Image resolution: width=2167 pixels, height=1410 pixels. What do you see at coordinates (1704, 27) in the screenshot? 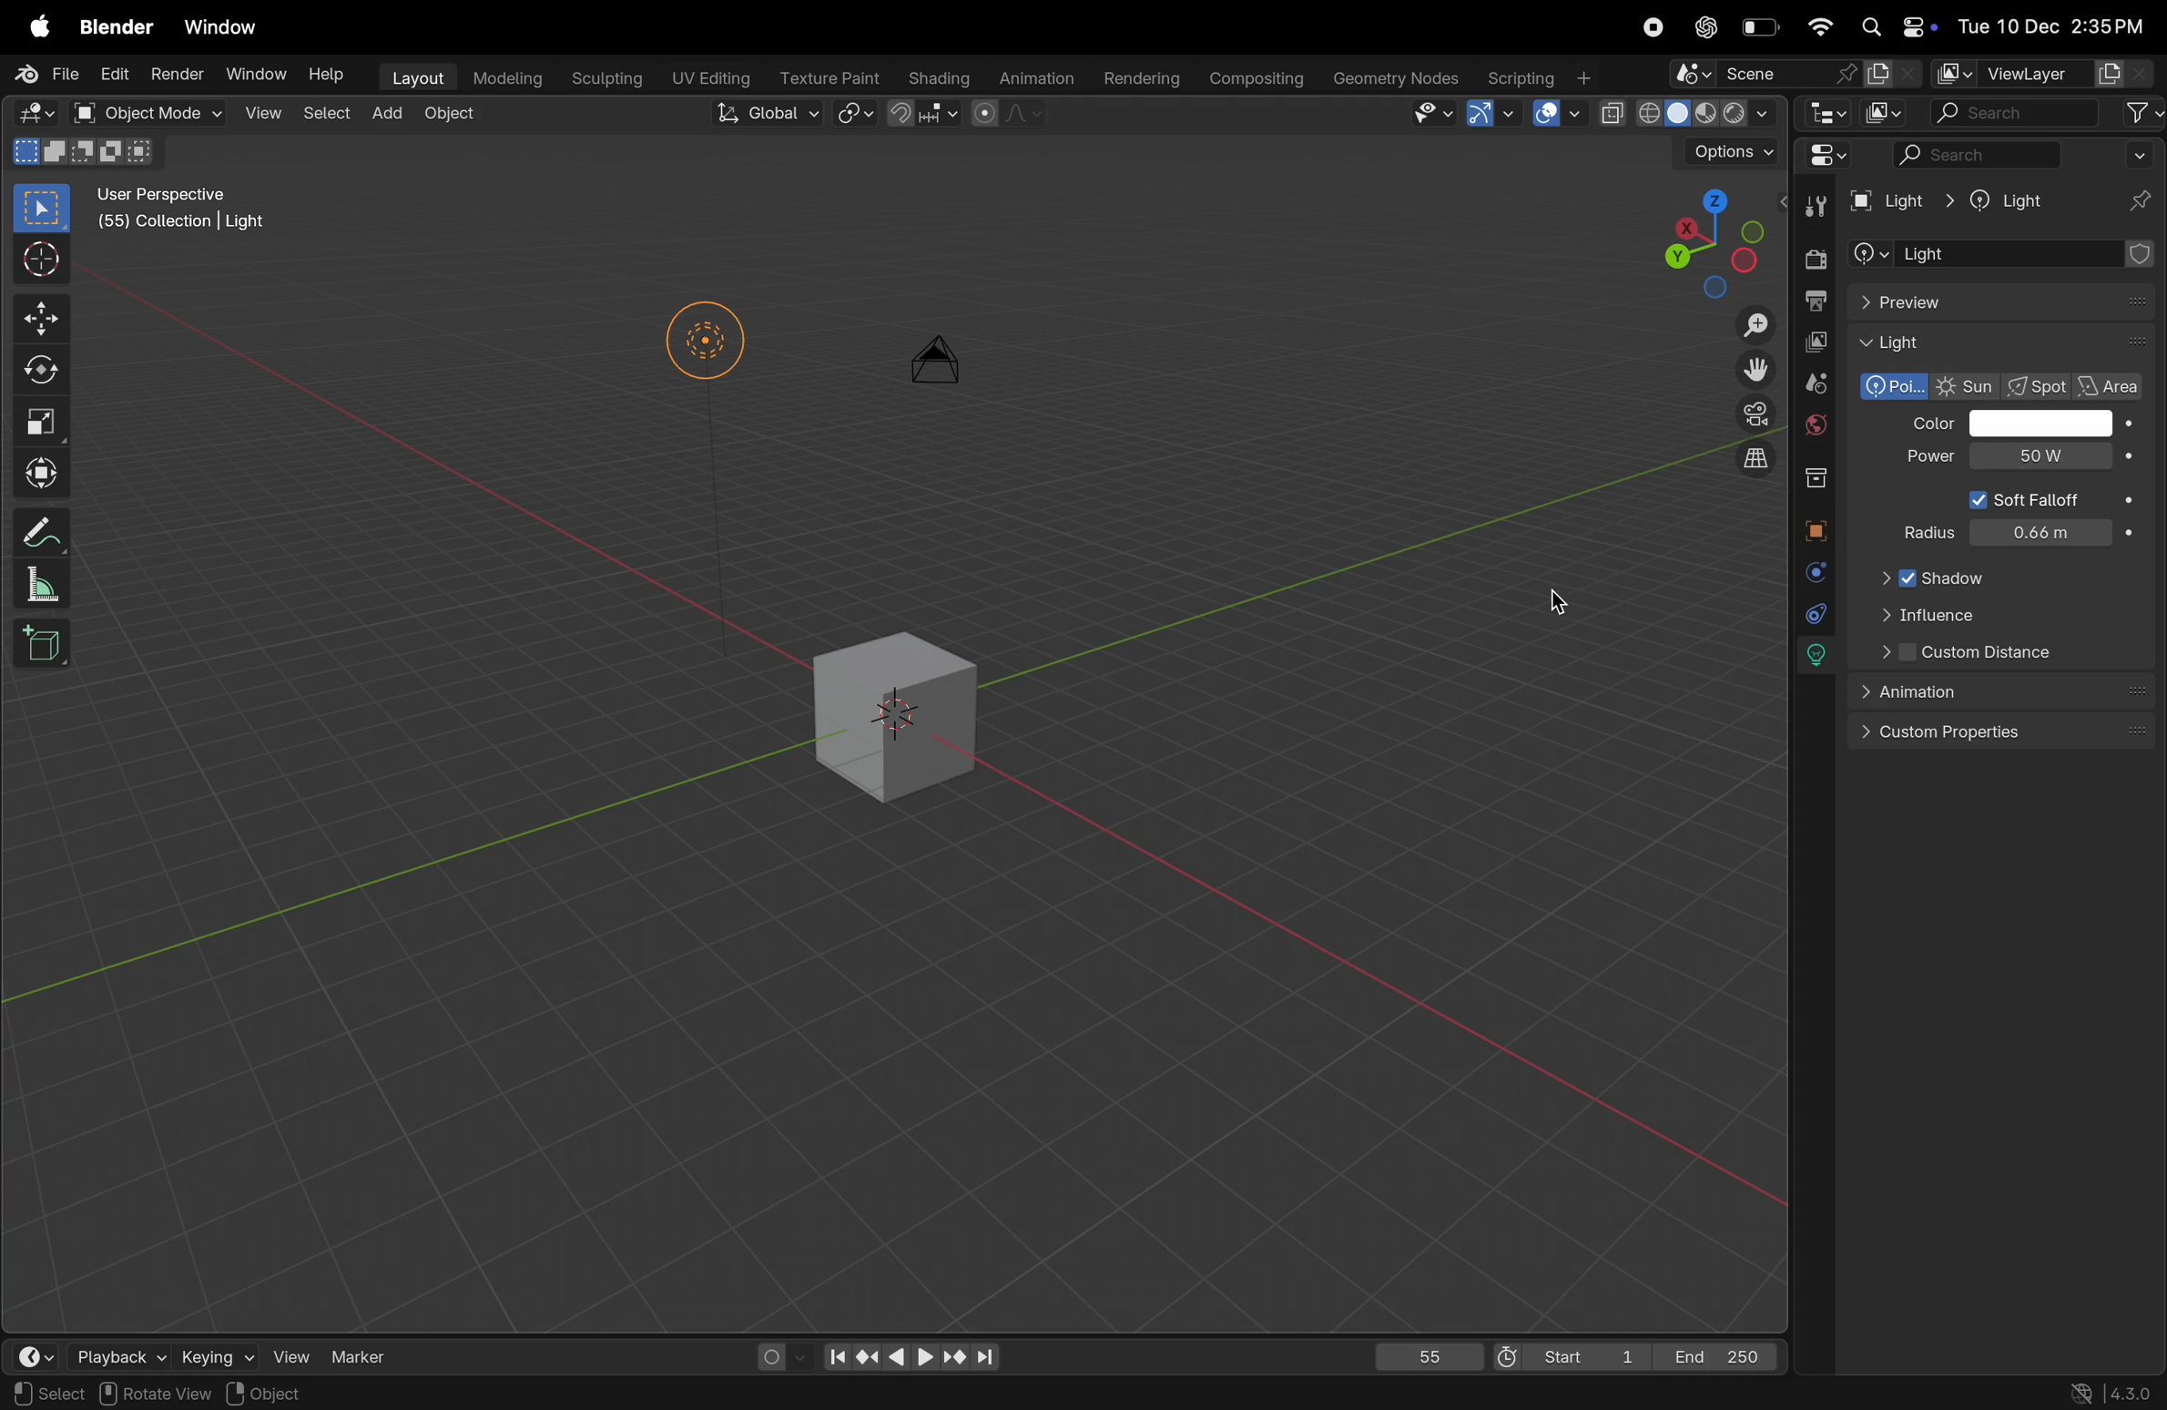
I see `cahtgpt` at bounding box center [1704, 27].